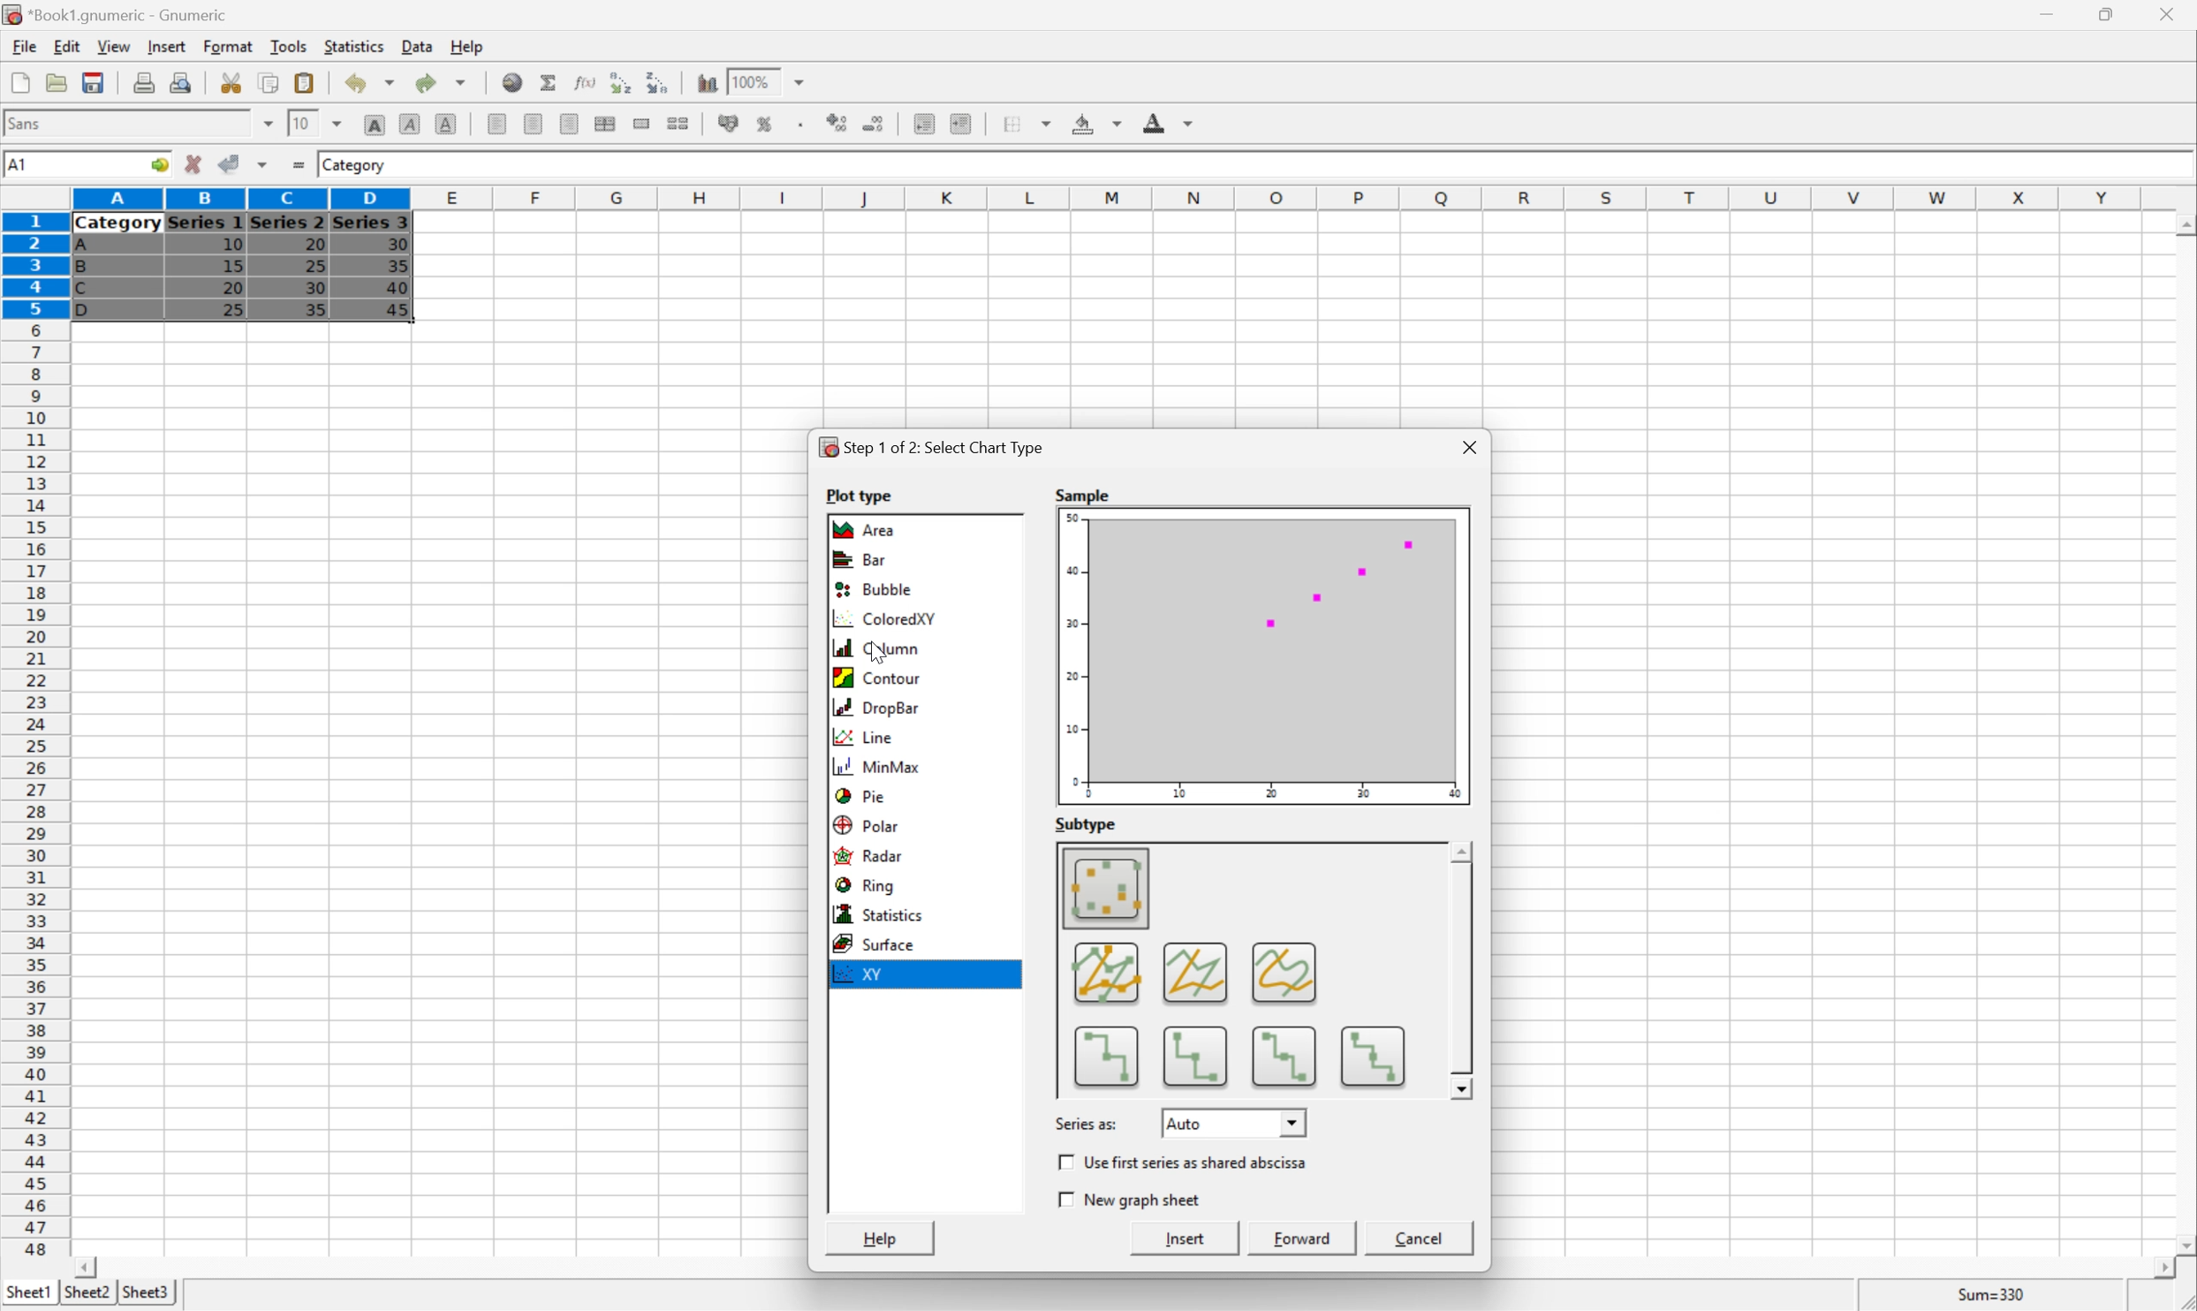 The image size is (2197, 1311). Describe the element at coordinates (869, 826) in the screenshot. I see `Polar` at that location.